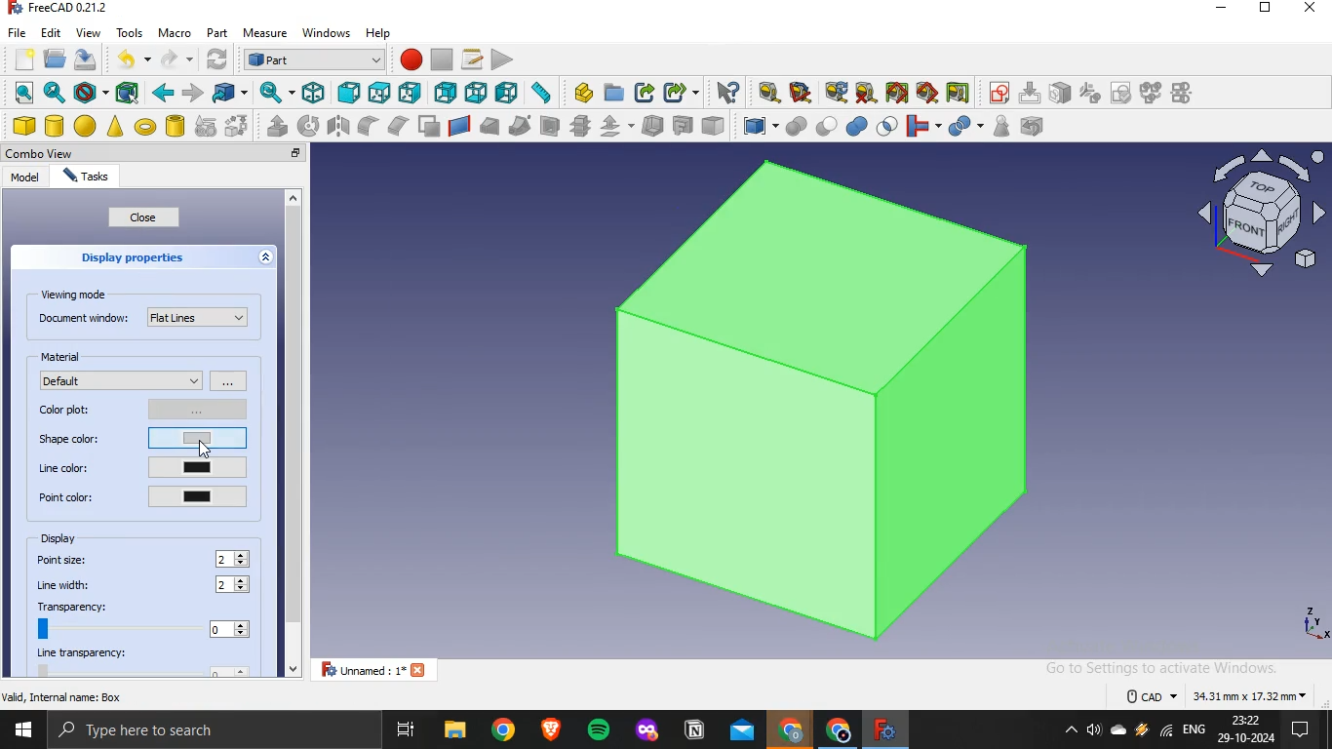  I want to click on help, so click(379, 32).